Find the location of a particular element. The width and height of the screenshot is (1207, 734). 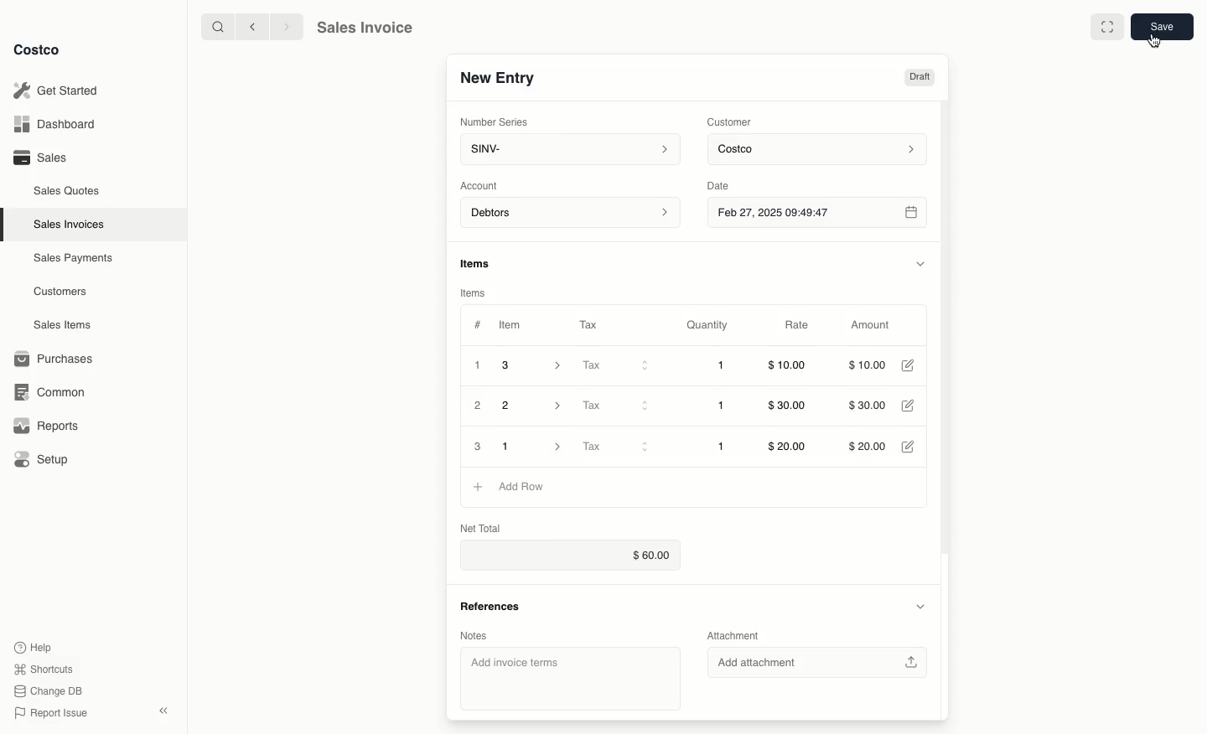

Tax is located at coordinates (615, 447).